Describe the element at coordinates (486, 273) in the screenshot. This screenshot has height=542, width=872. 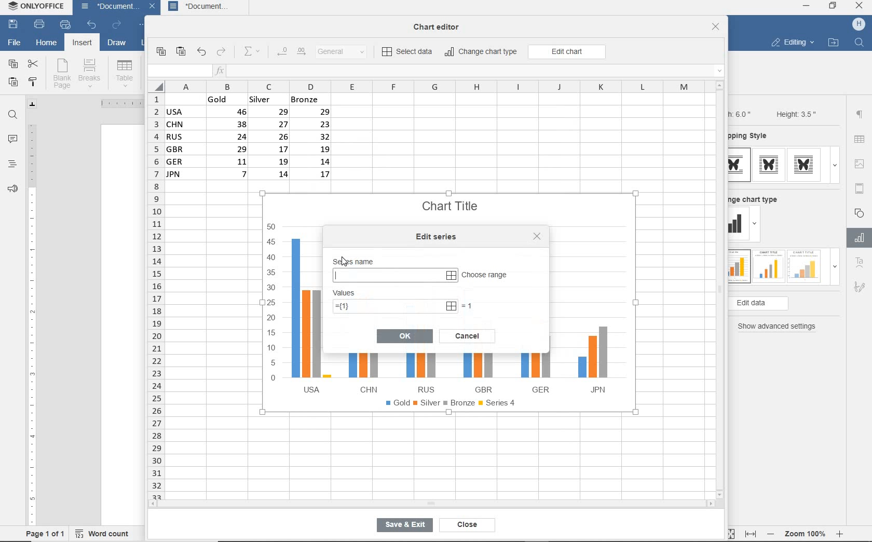
I see `choose range` at that location.